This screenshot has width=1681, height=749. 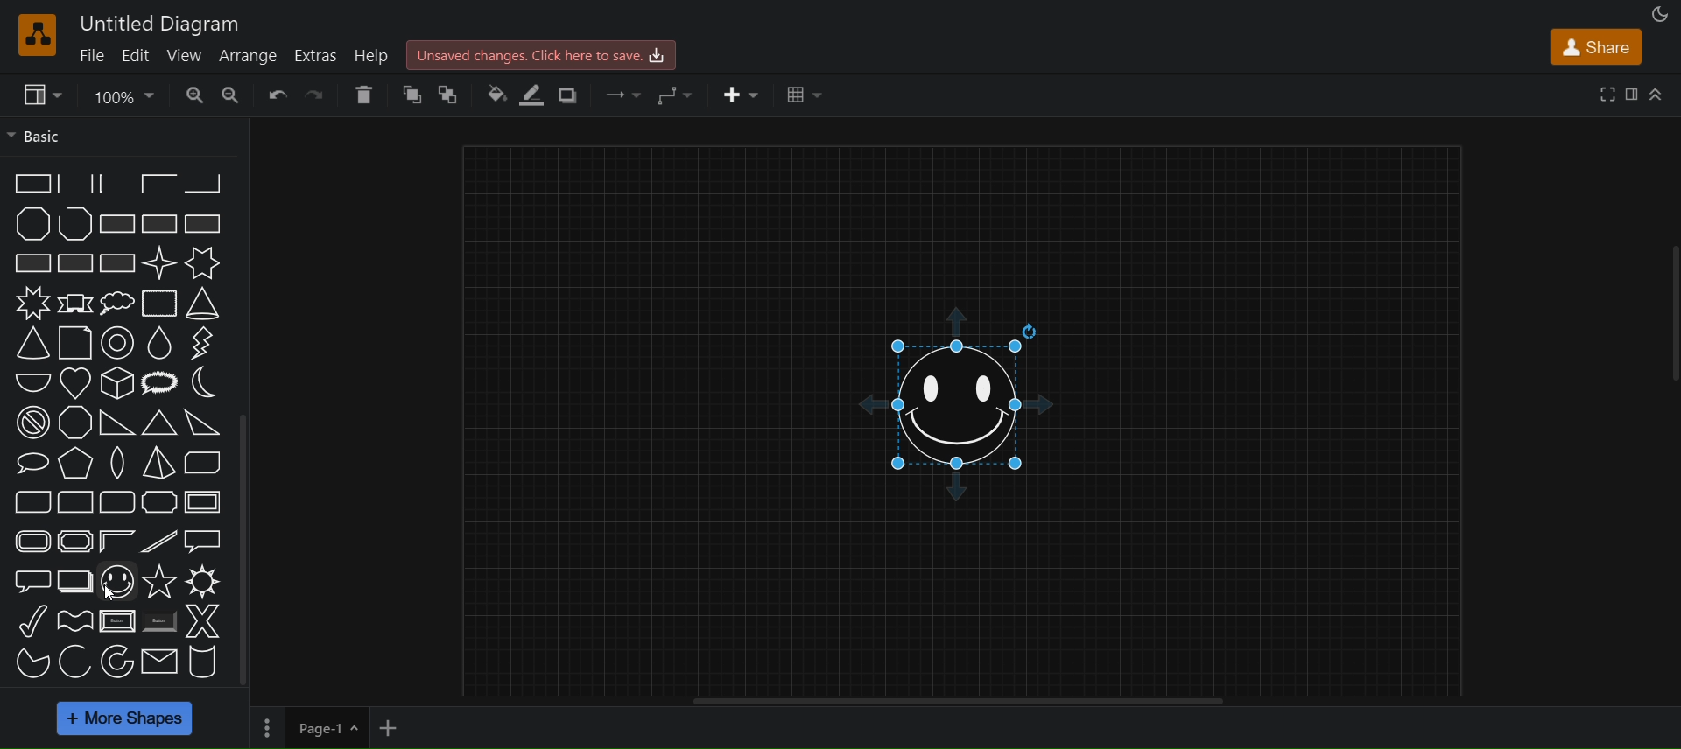 What do you see at coordinates (203, 621) in the screenshot?
I see `X` at bounding box center [203, 621].